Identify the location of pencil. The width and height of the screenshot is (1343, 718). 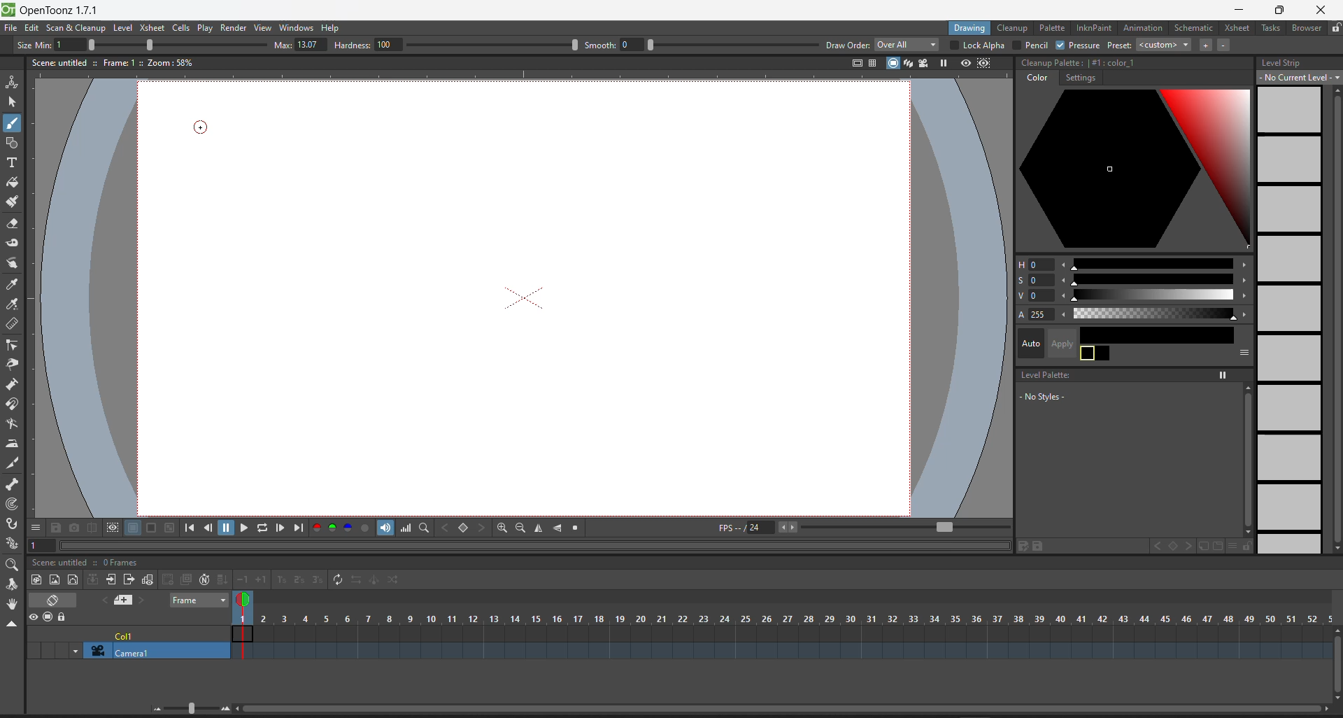
(1032, 46).